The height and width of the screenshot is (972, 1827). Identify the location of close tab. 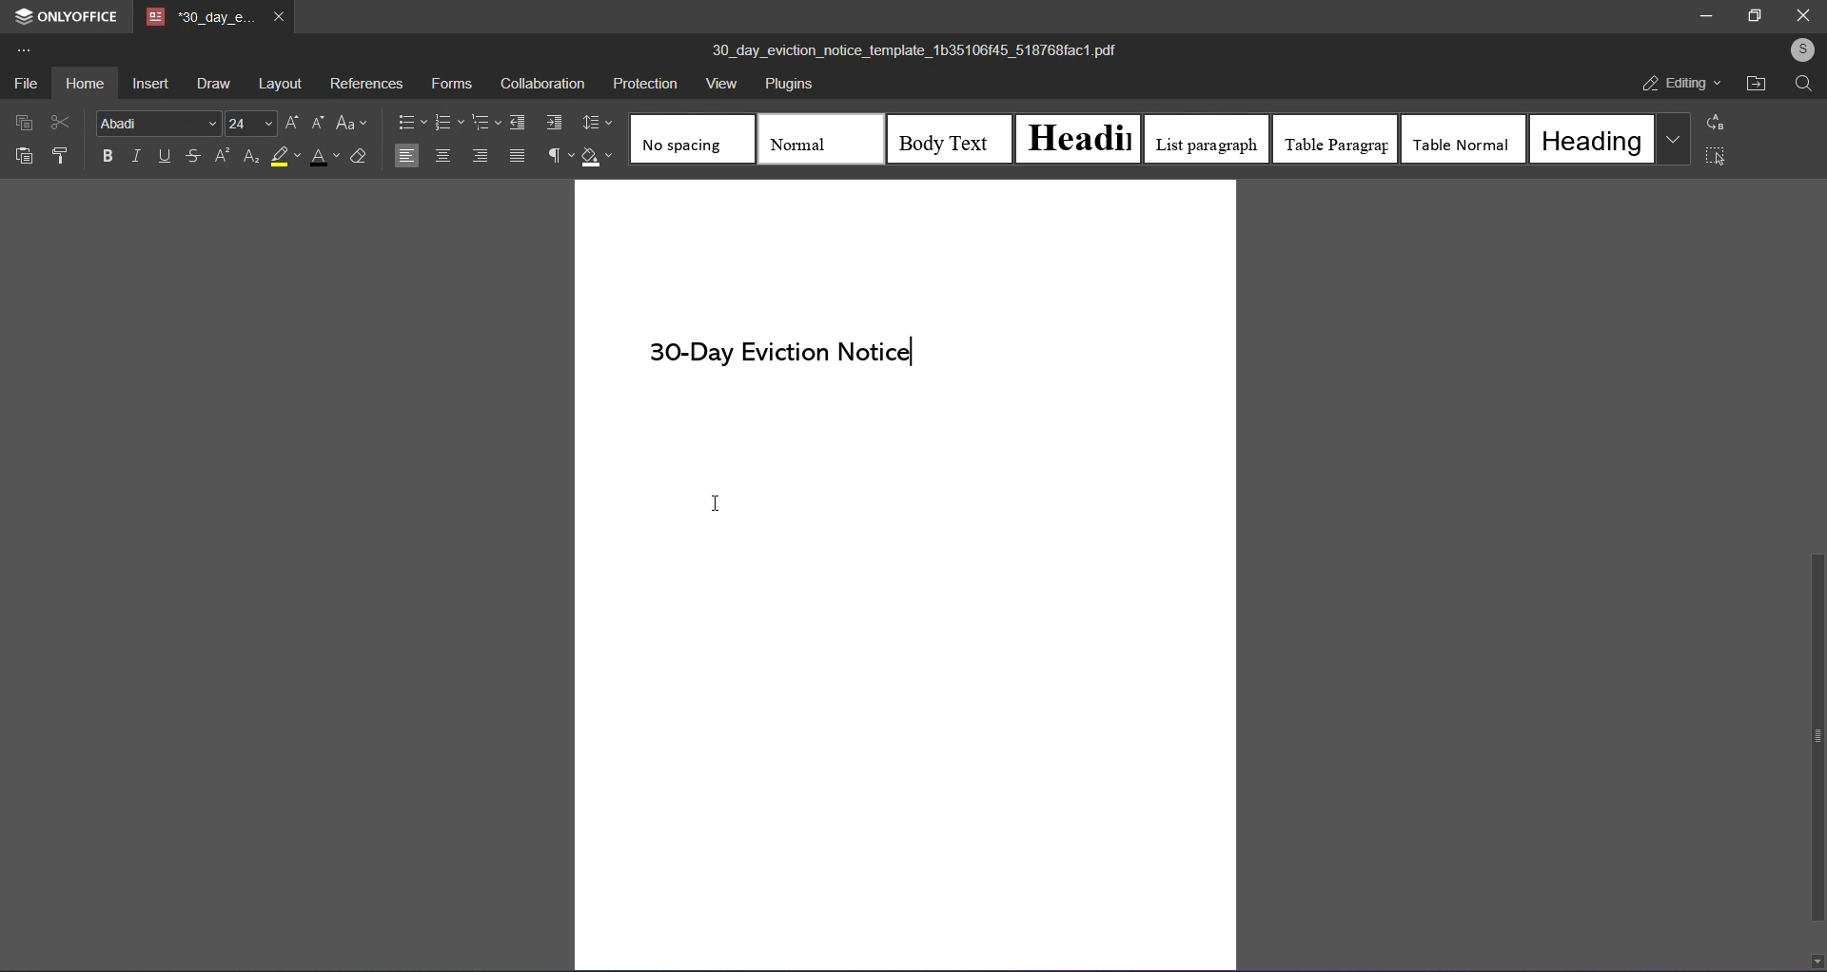
(280, 19).